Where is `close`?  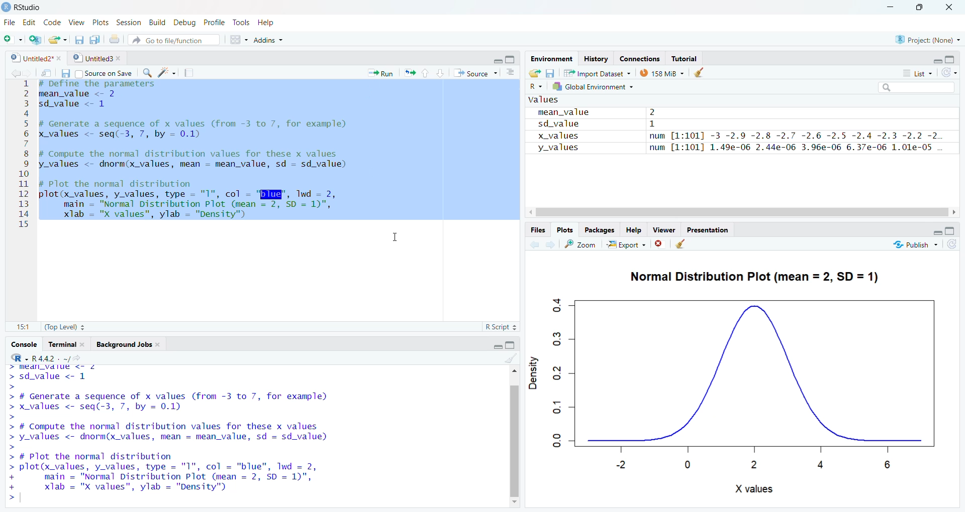
close is located at coordinates (952, 8).